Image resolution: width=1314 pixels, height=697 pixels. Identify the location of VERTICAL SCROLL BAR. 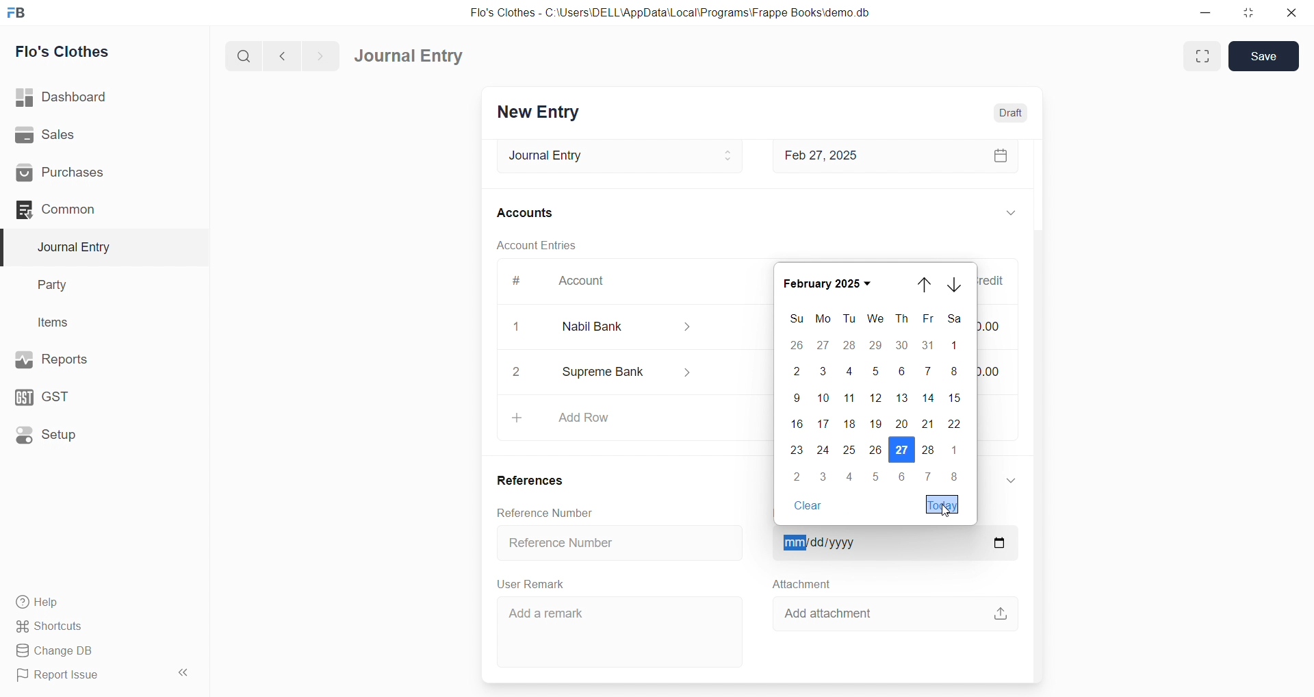
(1036, 410).